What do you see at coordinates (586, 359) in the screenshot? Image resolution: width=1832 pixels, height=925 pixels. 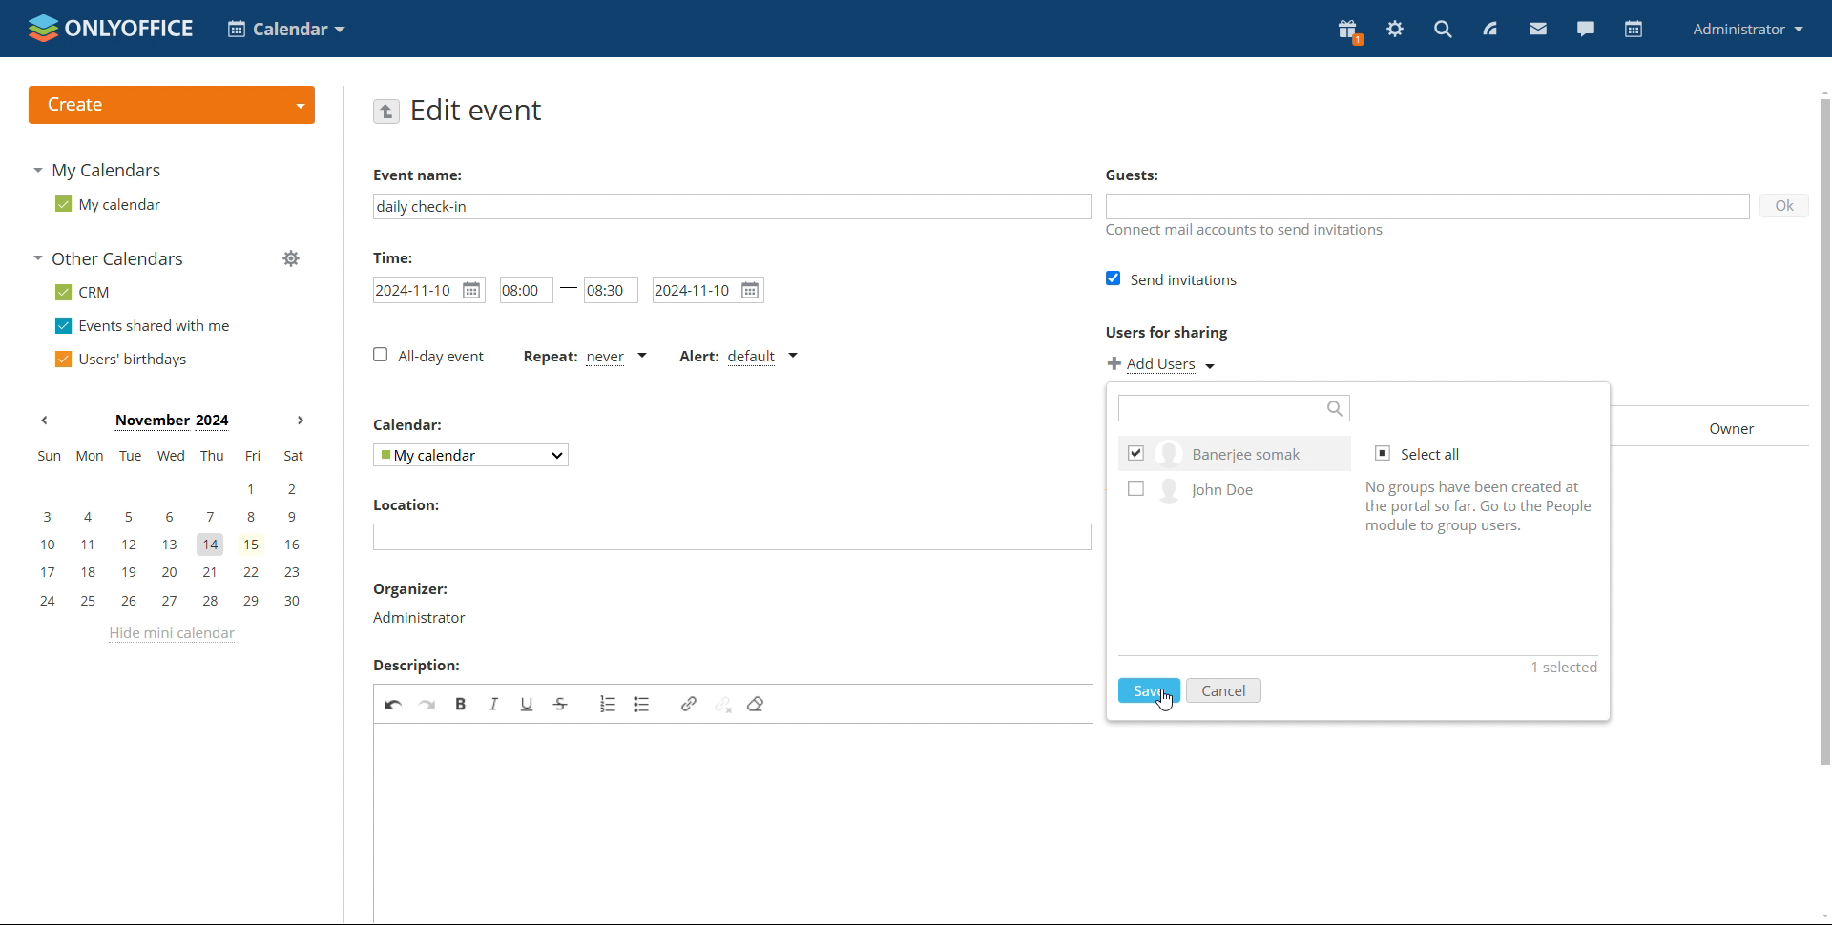 I see `event repetition` at bounding box center [586, 359].